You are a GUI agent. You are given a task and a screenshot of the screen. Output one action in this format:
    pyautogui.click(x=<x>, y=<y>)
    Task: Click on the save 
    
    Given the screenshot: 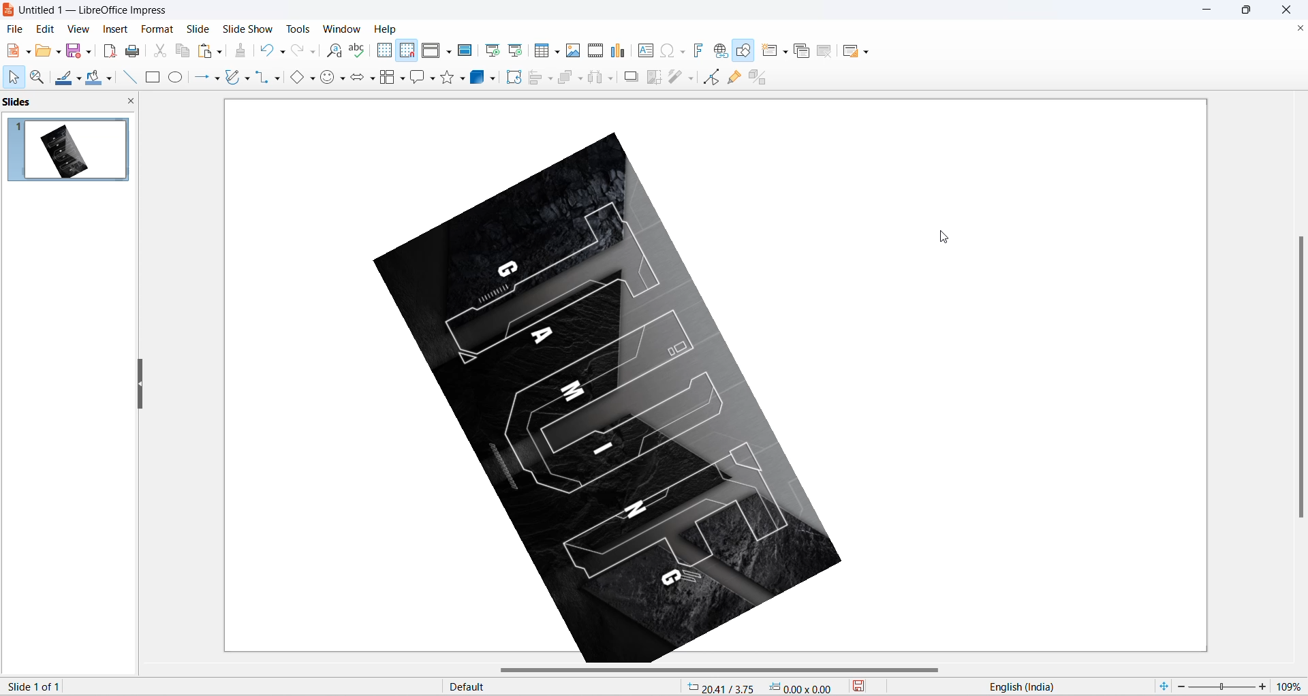 What is the action you would take?
    pyautogui.click(x=74, y=52)
    